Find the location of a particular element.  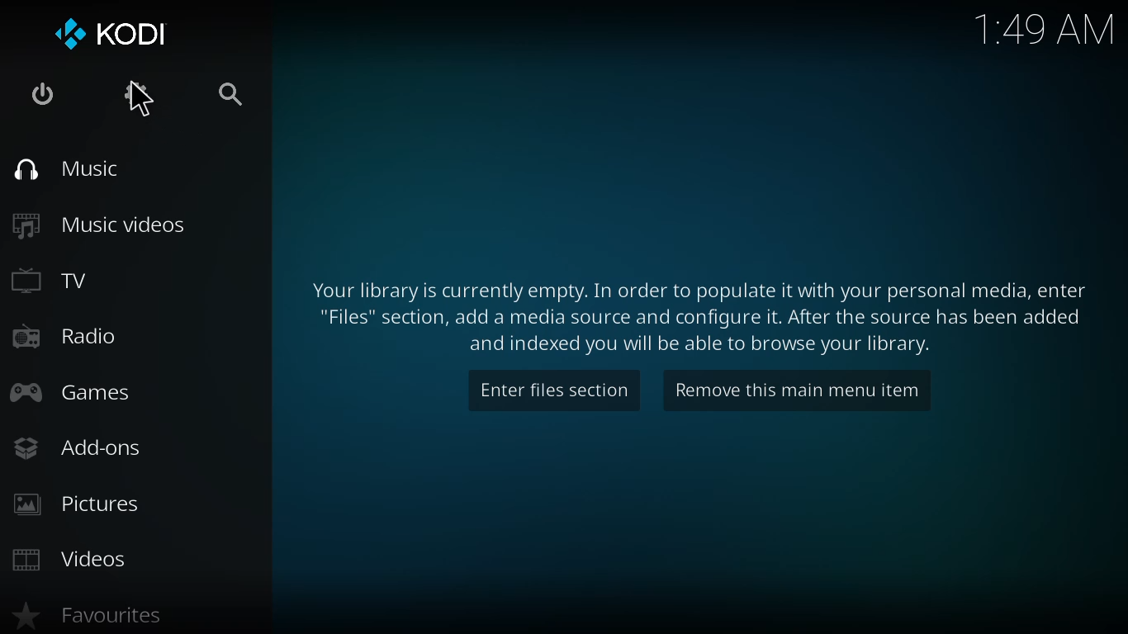

enter files section is located at coordinates (552, 388).